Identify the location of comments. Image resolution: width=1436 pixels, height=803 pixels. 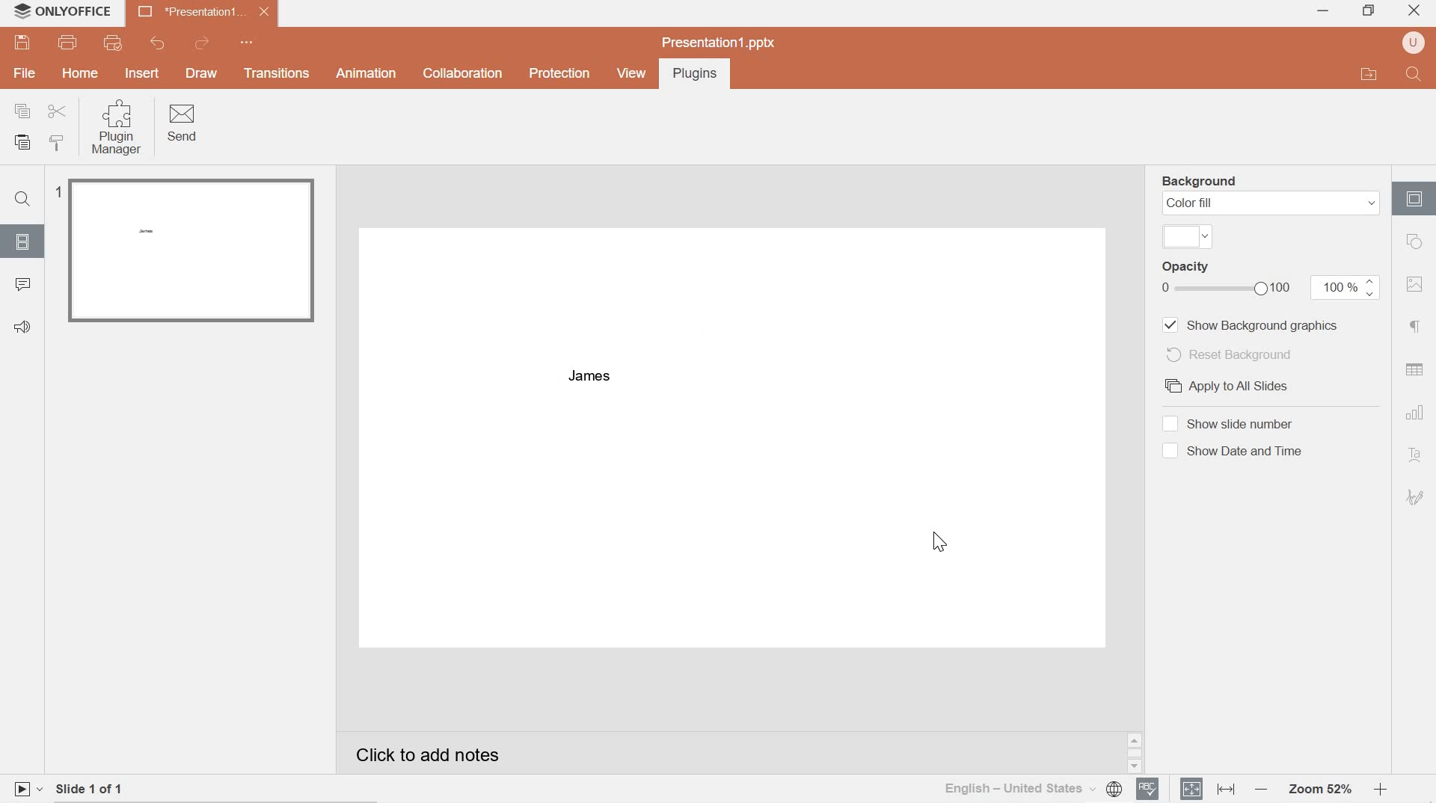
(25, 286).